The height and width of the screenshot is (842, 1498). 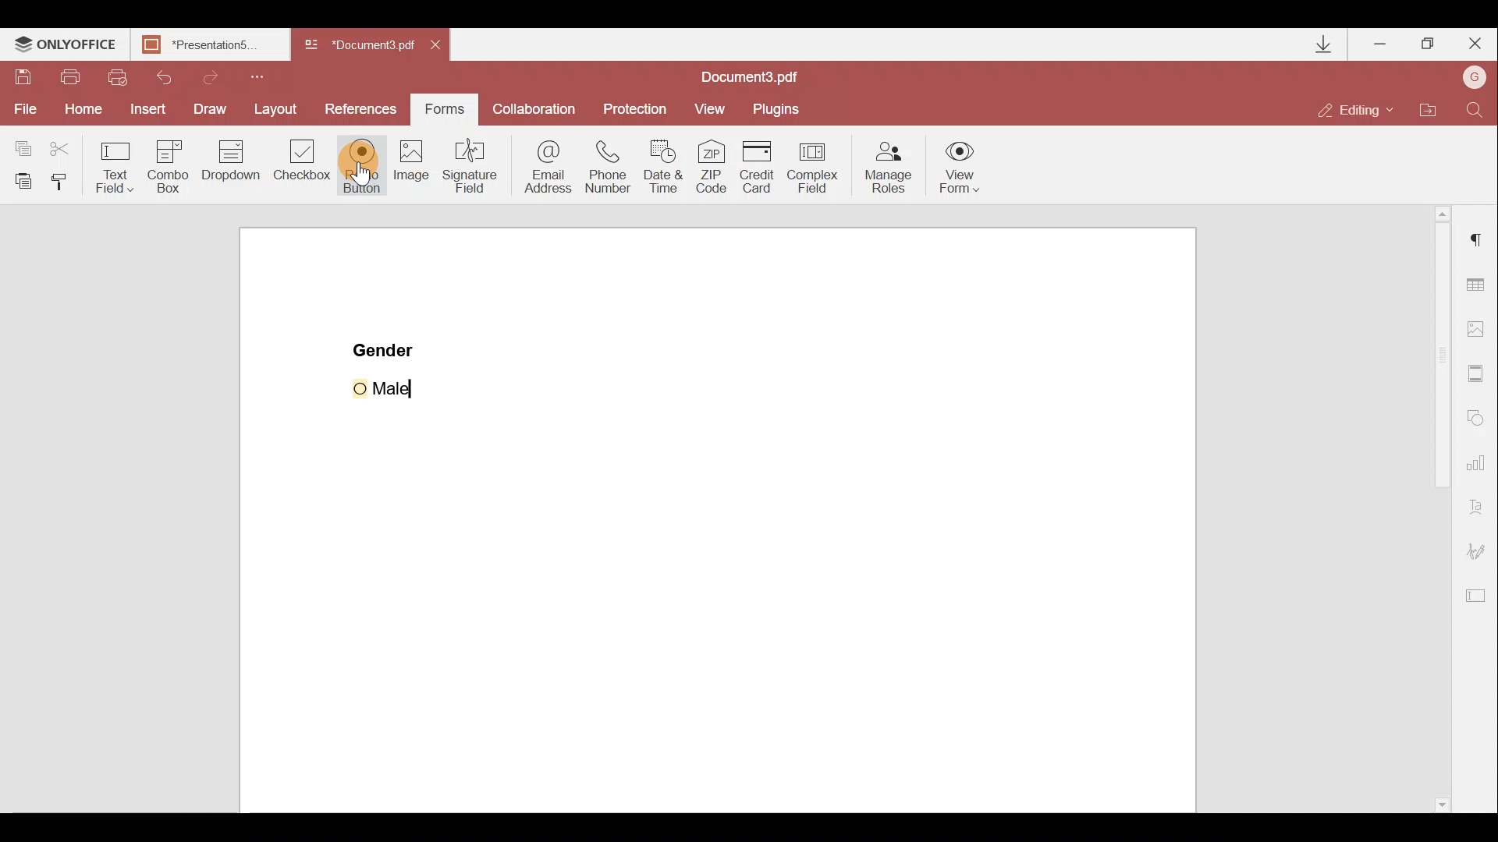 What do you see at coordinates (637, 104) in the screenshot?
I see `Protection` at bounding box center [637, 104].